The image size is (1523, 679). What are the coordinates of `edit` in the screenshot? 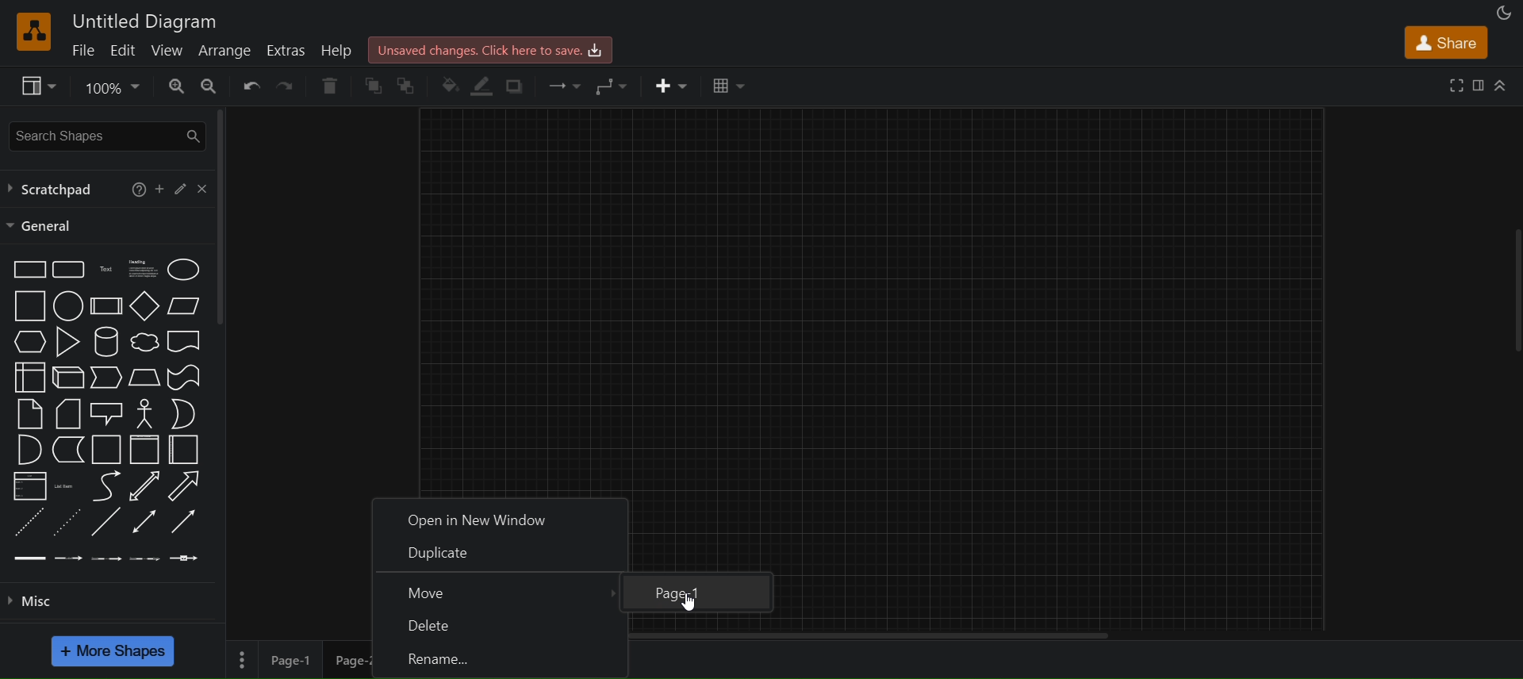 It's located at (179, 188).